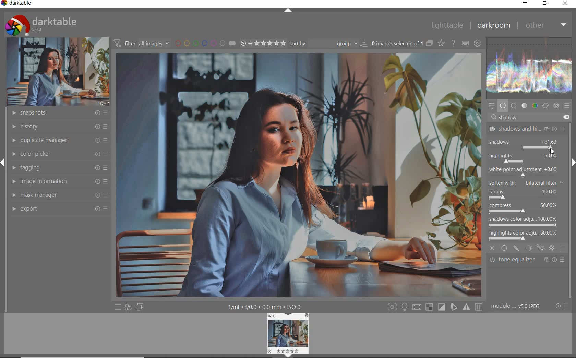 This screenshot has height=358, width=576. Describe the element at coordinates (141, 43) in the screenshot. I see `filter all images` at that location.